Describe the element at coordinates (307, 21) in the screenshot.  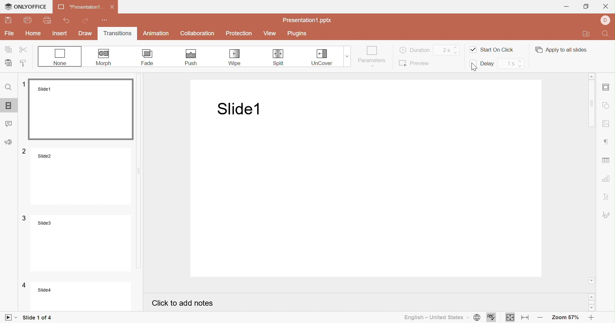
I see `Presentation1.pptx` at that location.